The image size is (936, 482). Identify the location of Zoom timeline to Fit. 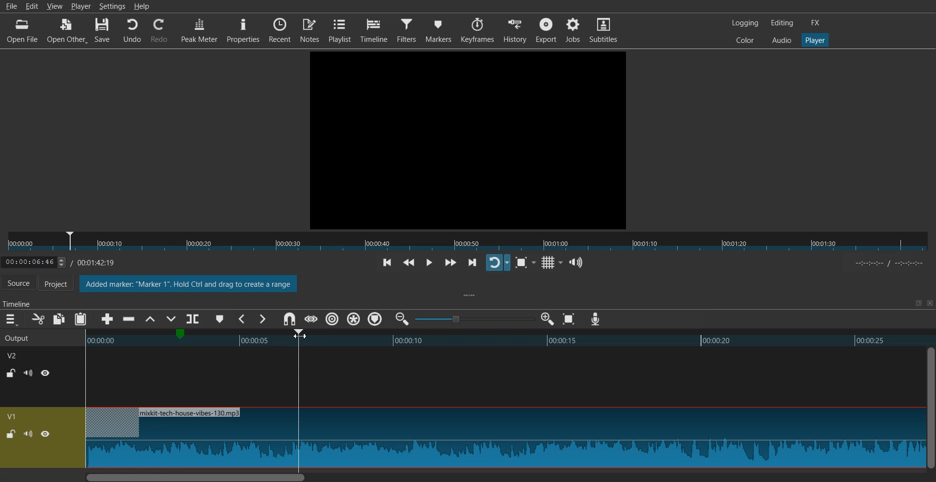
(569, 319).